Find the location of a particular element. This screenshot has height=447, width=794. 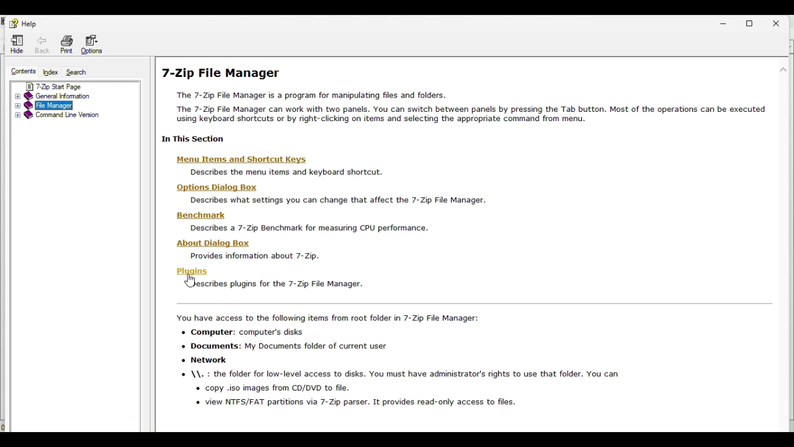

Back is located at coordinates (37, 44).